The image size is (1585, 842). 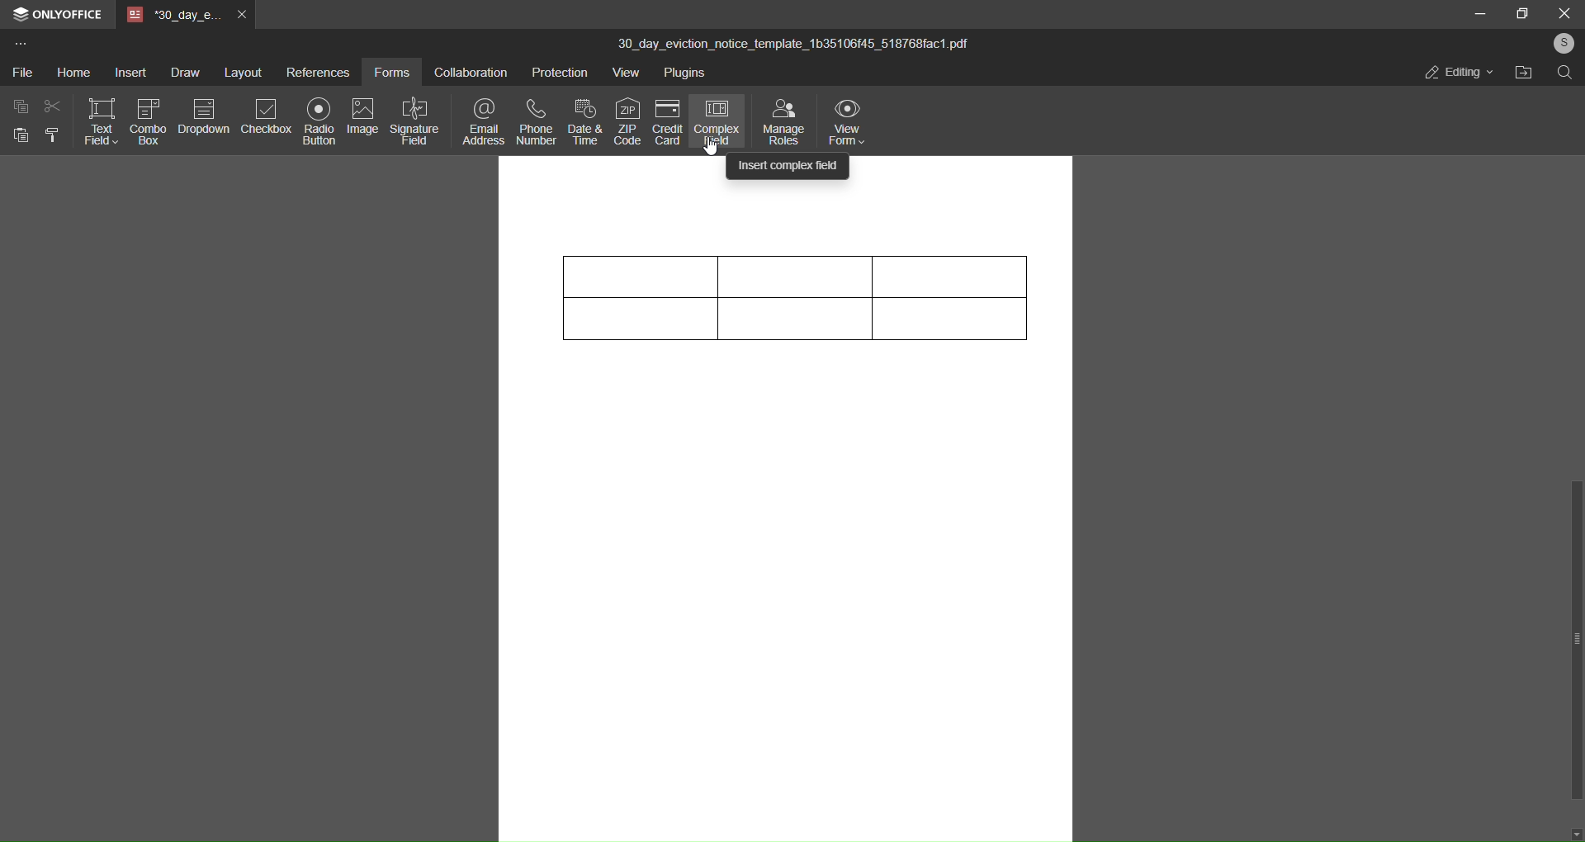 I want to click on dropdown, so click(x=202, y=116).